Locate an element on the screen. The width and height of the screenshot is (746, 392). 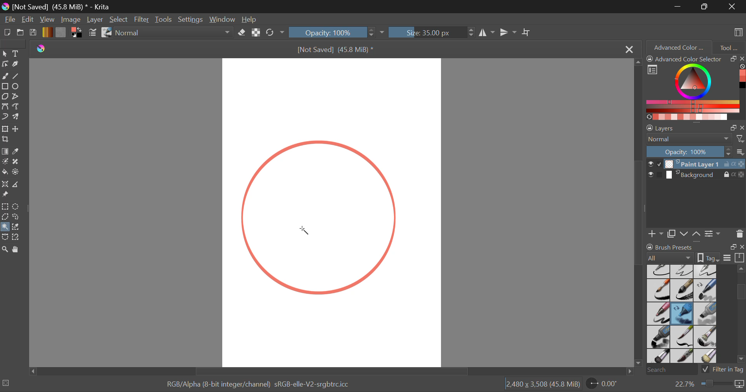
Selected Brush Preset is located at coordinates (32, 383).